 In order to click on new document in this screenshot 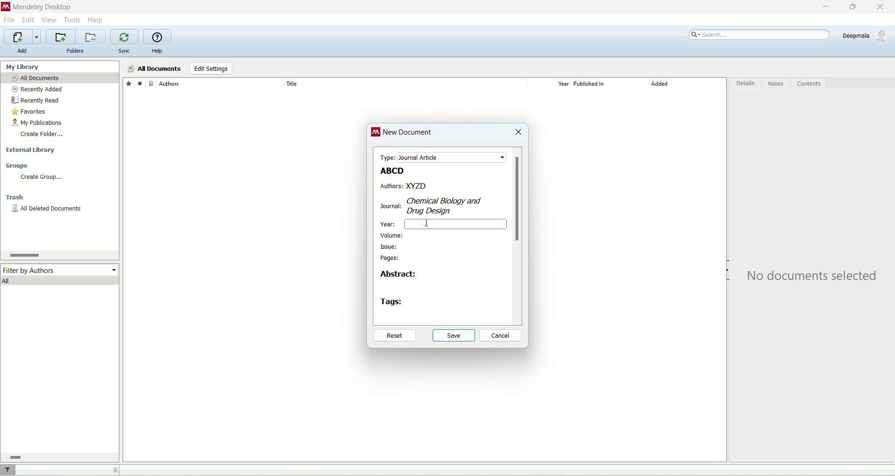, I will do `click(409, 134)`.